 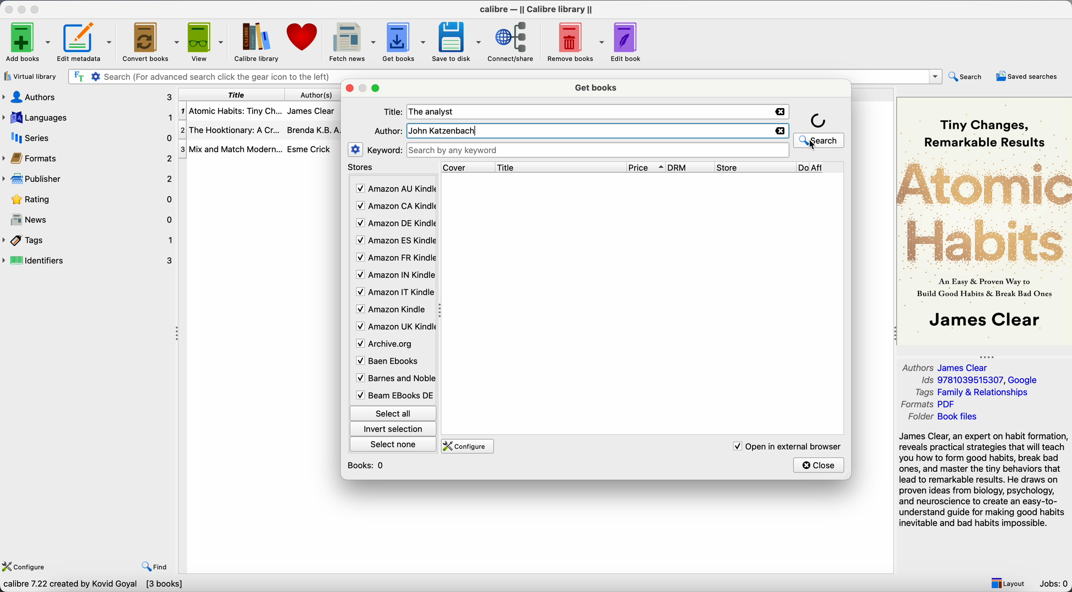 What do you see at coordinates (37, 8) in the screenshot?
I see `maximize` at bounding box center [37, 8].